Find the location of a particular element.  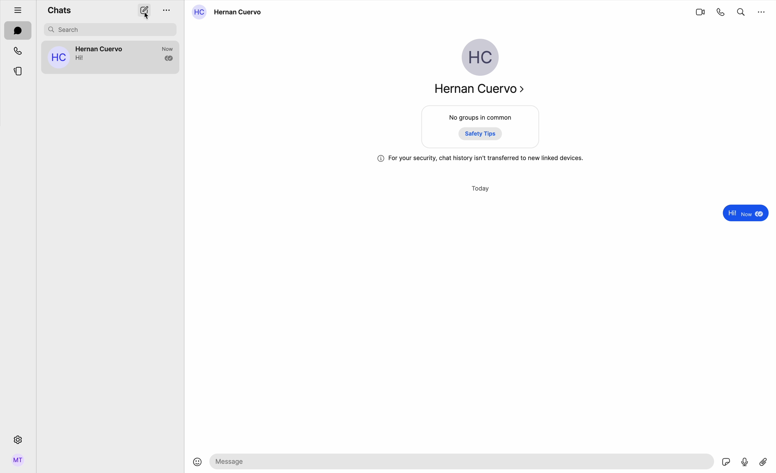

space to write is located at coordinates (463, 461).